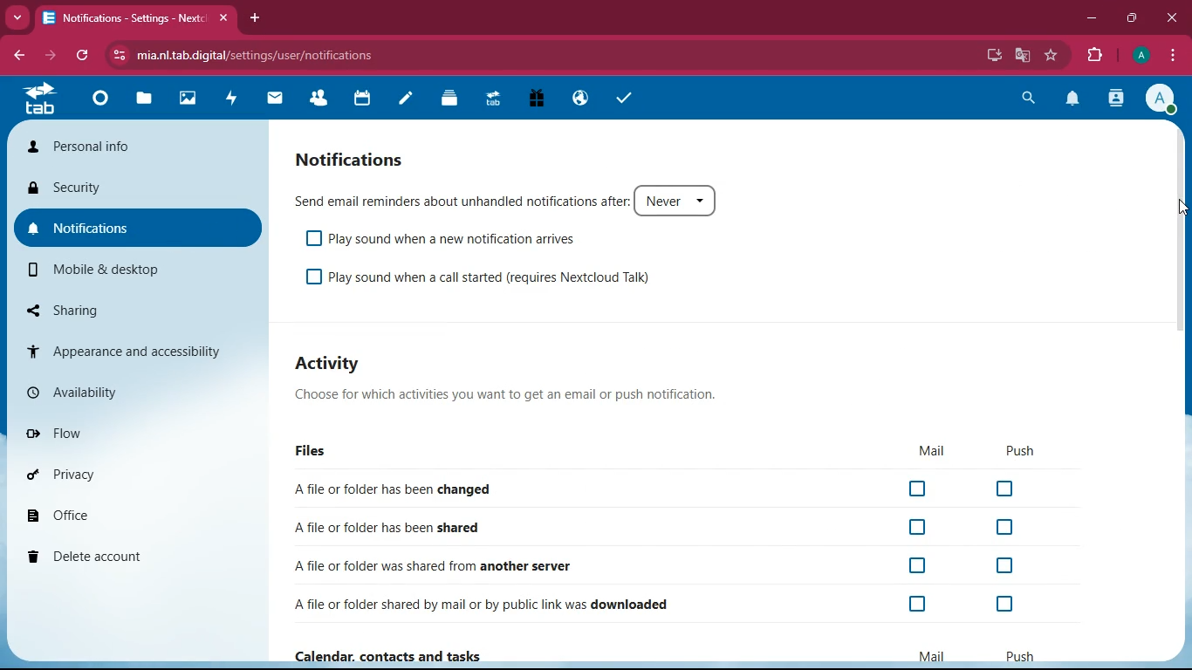  I want to click on notifications, so click(352, 160).